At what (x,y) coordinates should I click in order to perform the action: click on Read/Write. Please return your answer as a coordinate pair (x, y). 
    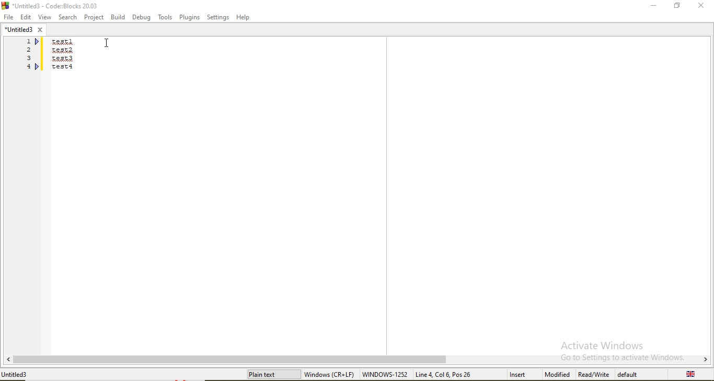
    Looking at the image, I should click on (595, 374).